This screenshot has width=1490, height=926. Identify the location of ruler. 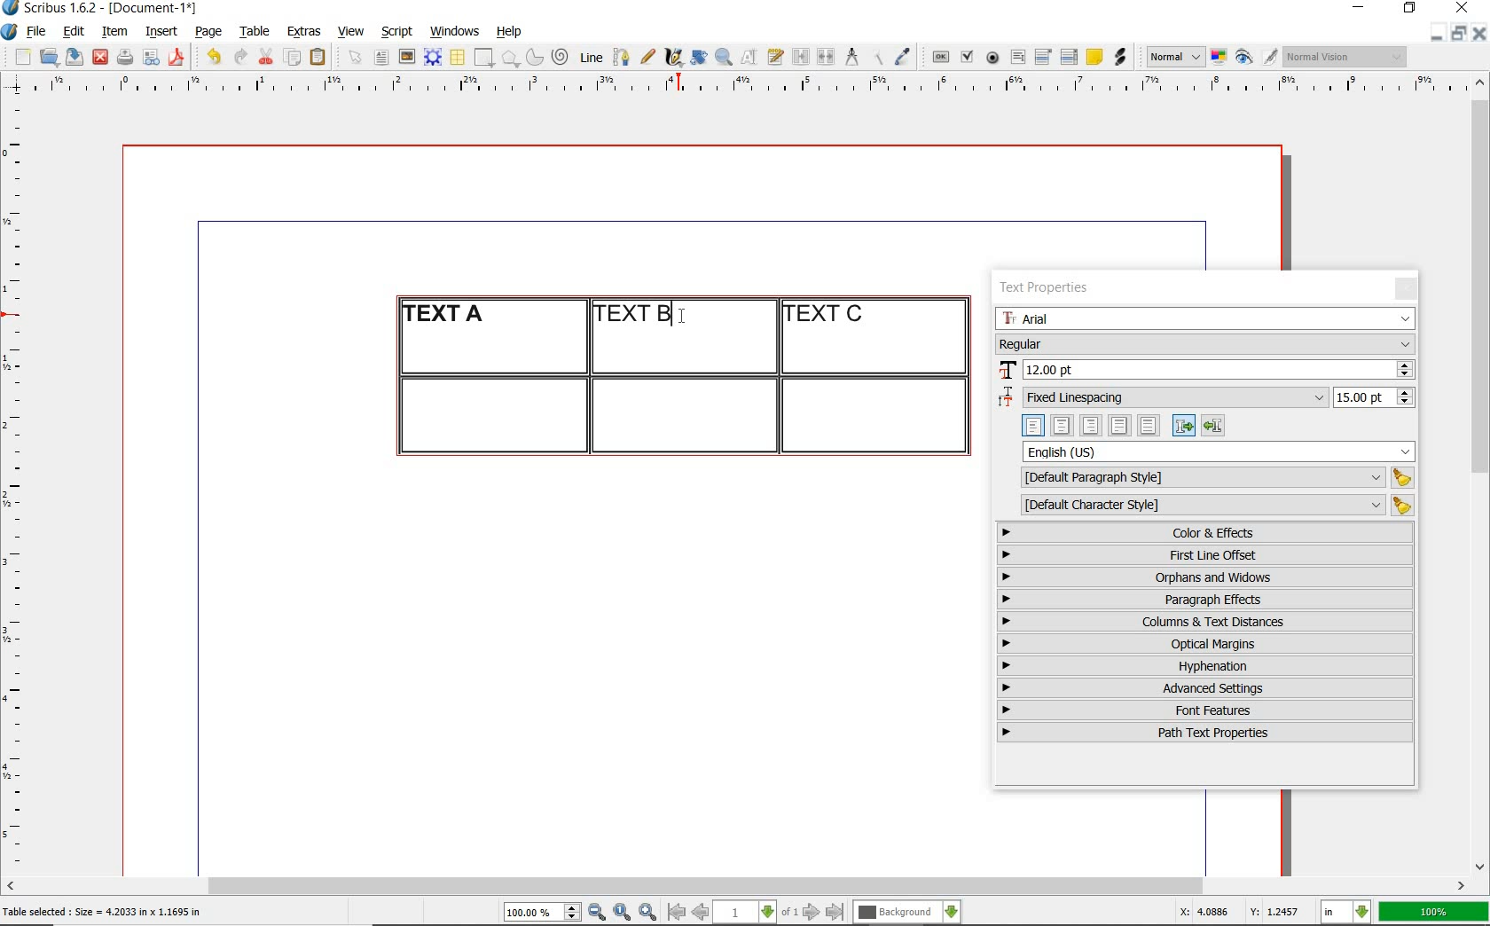
(757, 86).